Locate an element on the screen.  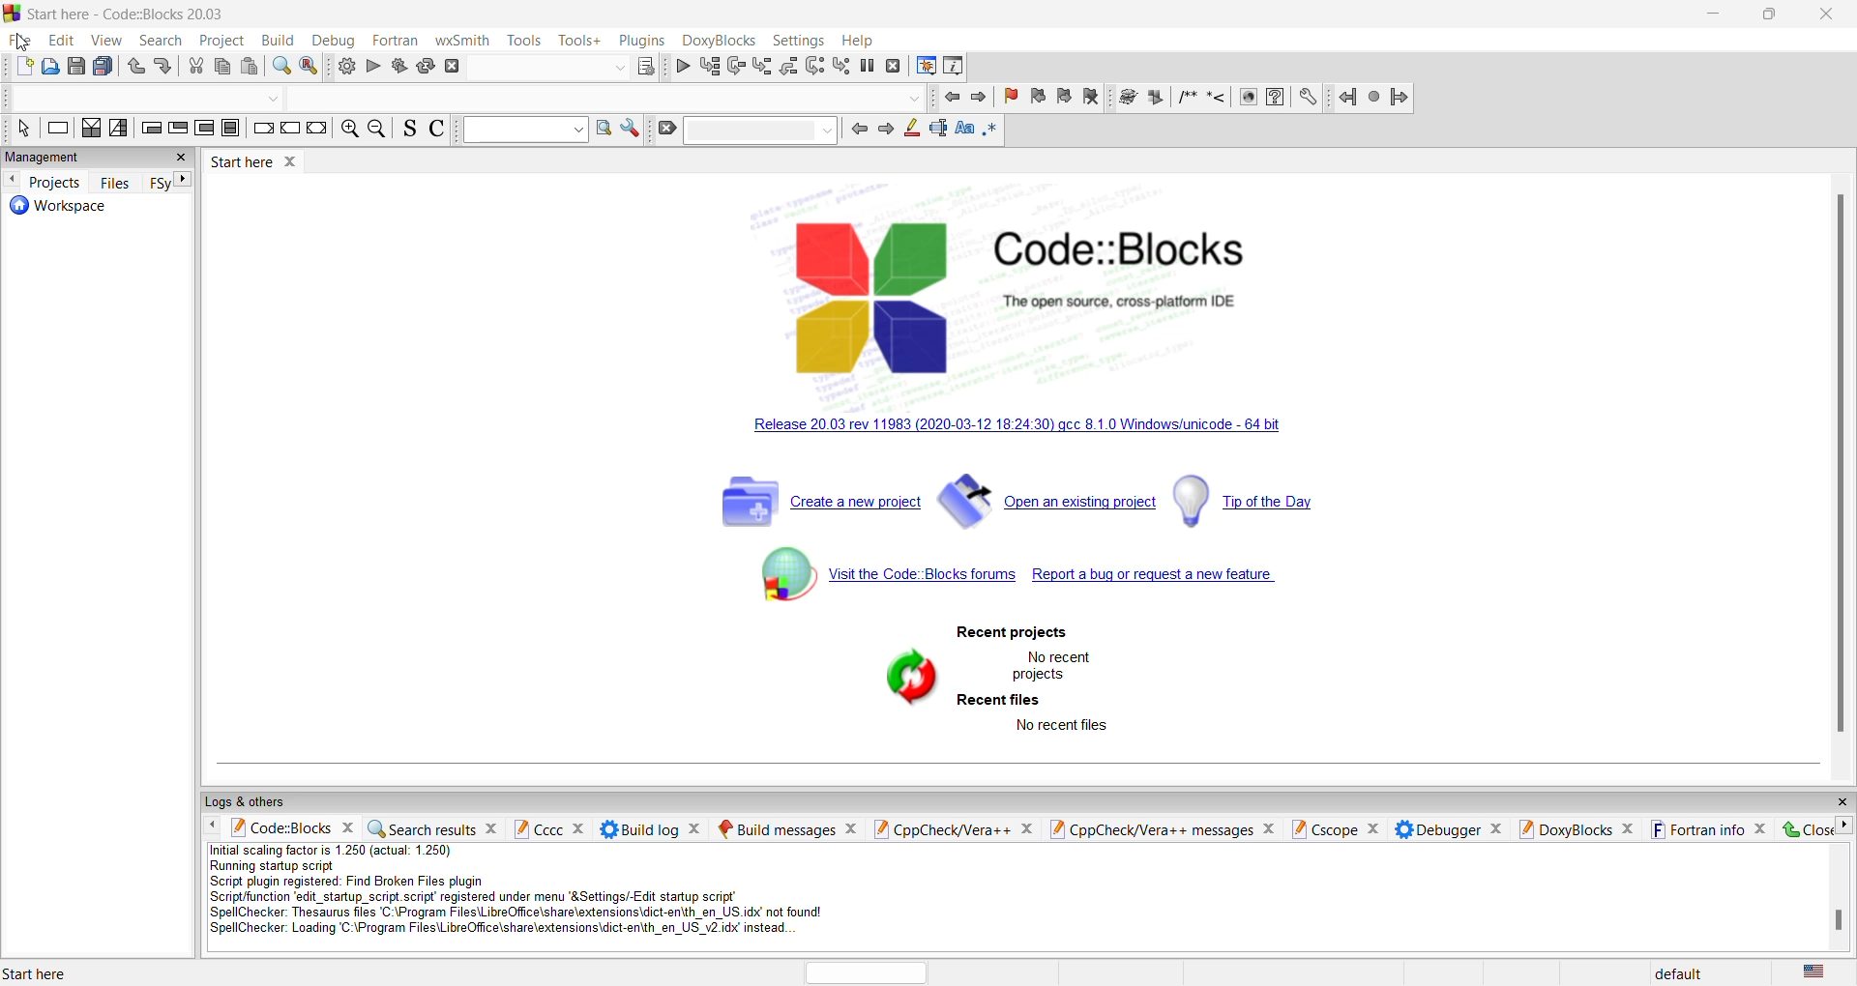
minimize is located at coordinates (1716, 14).